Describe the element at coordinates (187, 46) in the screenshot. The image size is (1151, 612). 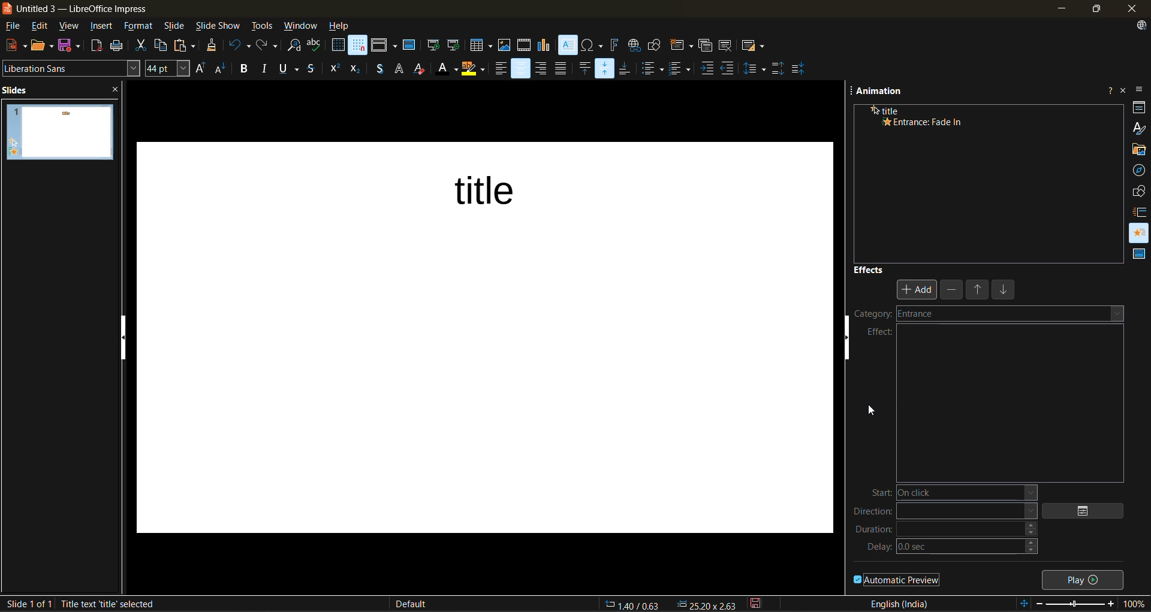
I see `paste` at that location.